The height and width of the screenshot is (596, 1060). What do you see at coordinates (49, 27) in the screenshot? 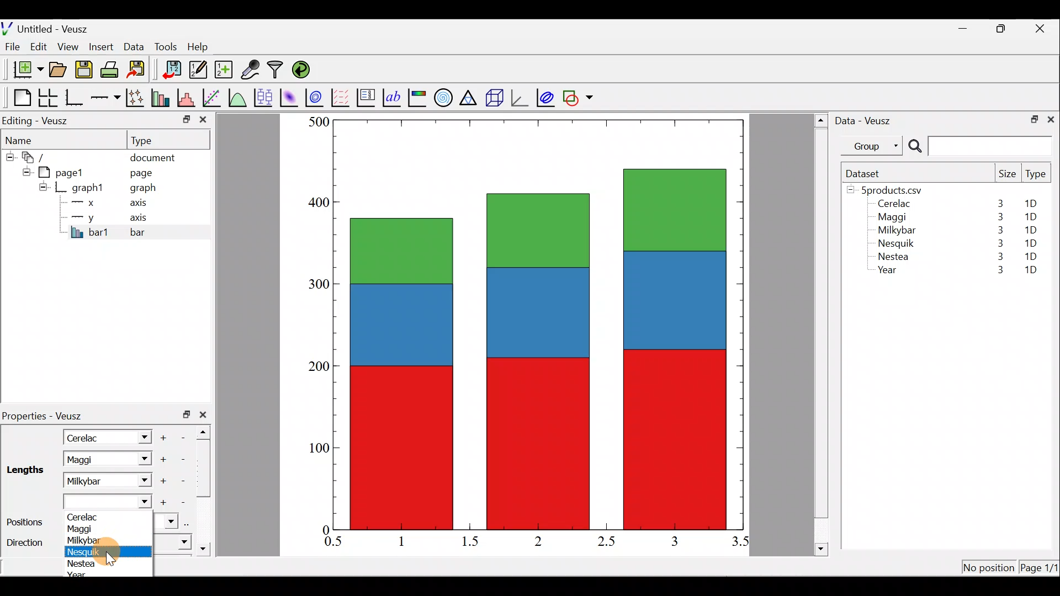
I see `Untitled - Veusz` at bounding box center [49, 27].